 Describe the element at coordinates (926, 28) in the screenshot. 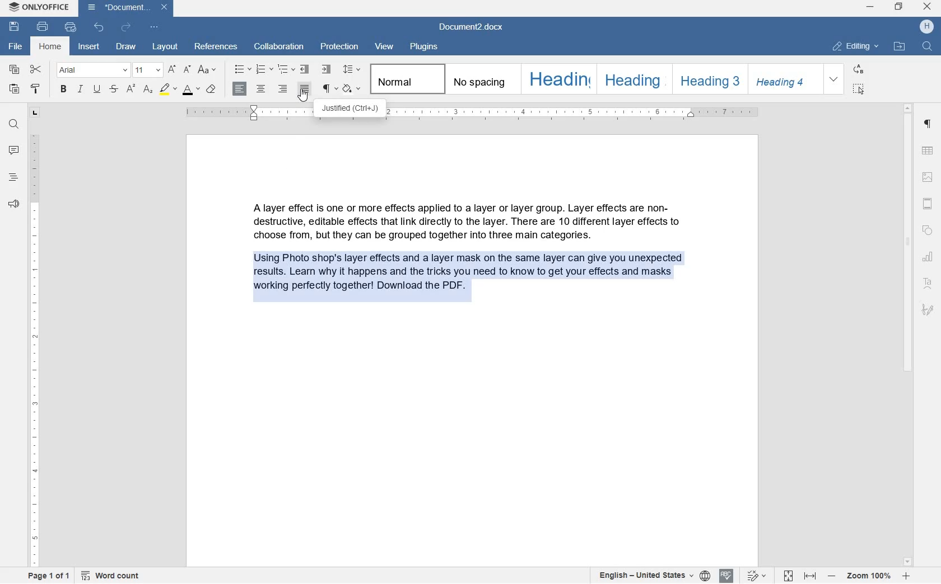

I see `HP` at that location.